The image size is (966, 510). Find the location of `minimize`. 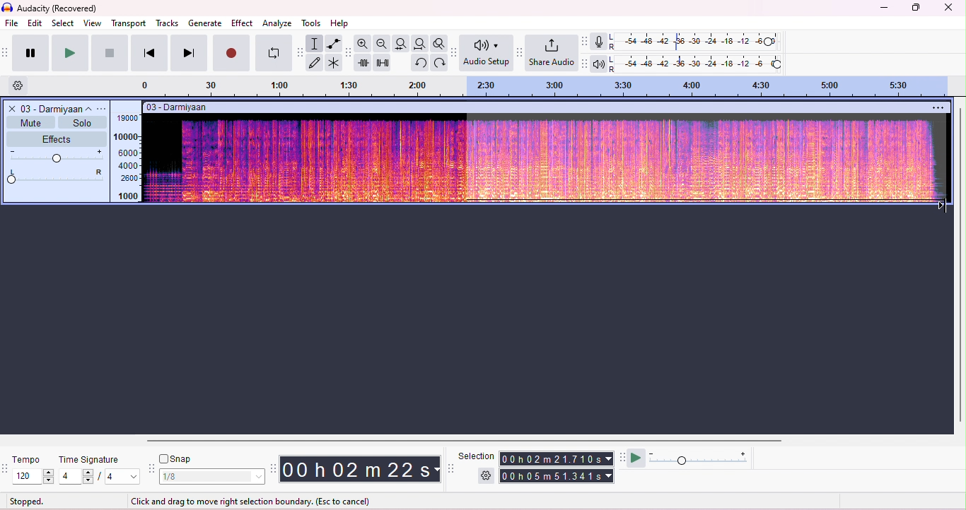

minimize is located at coordinates (882, 9).